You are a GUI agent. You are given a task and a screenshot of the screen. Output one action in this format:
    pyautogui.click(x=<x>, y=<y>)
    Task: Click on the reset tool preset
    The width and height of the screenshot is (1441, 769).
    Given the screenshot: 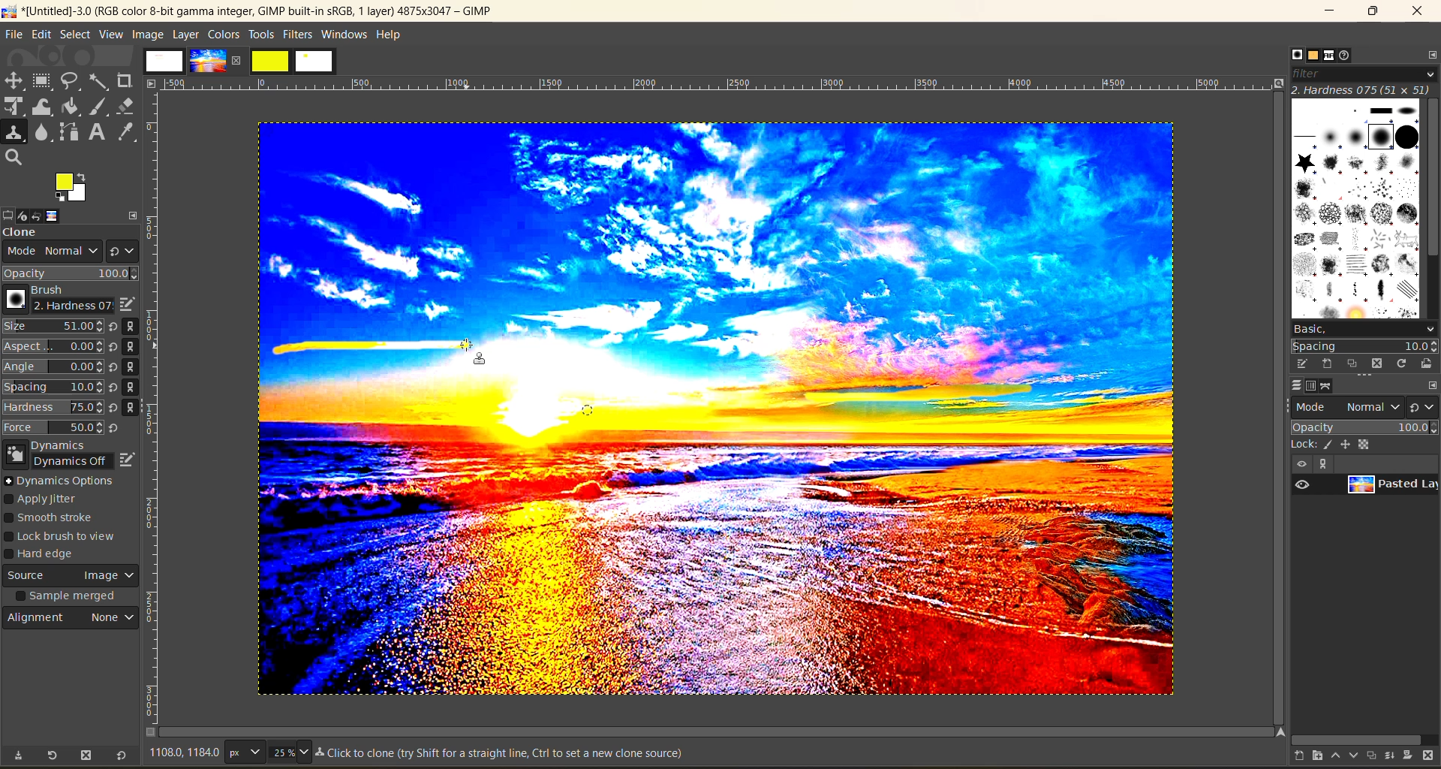 What is the action you would take?
    pyautogui.click(x=53, y=755)
    